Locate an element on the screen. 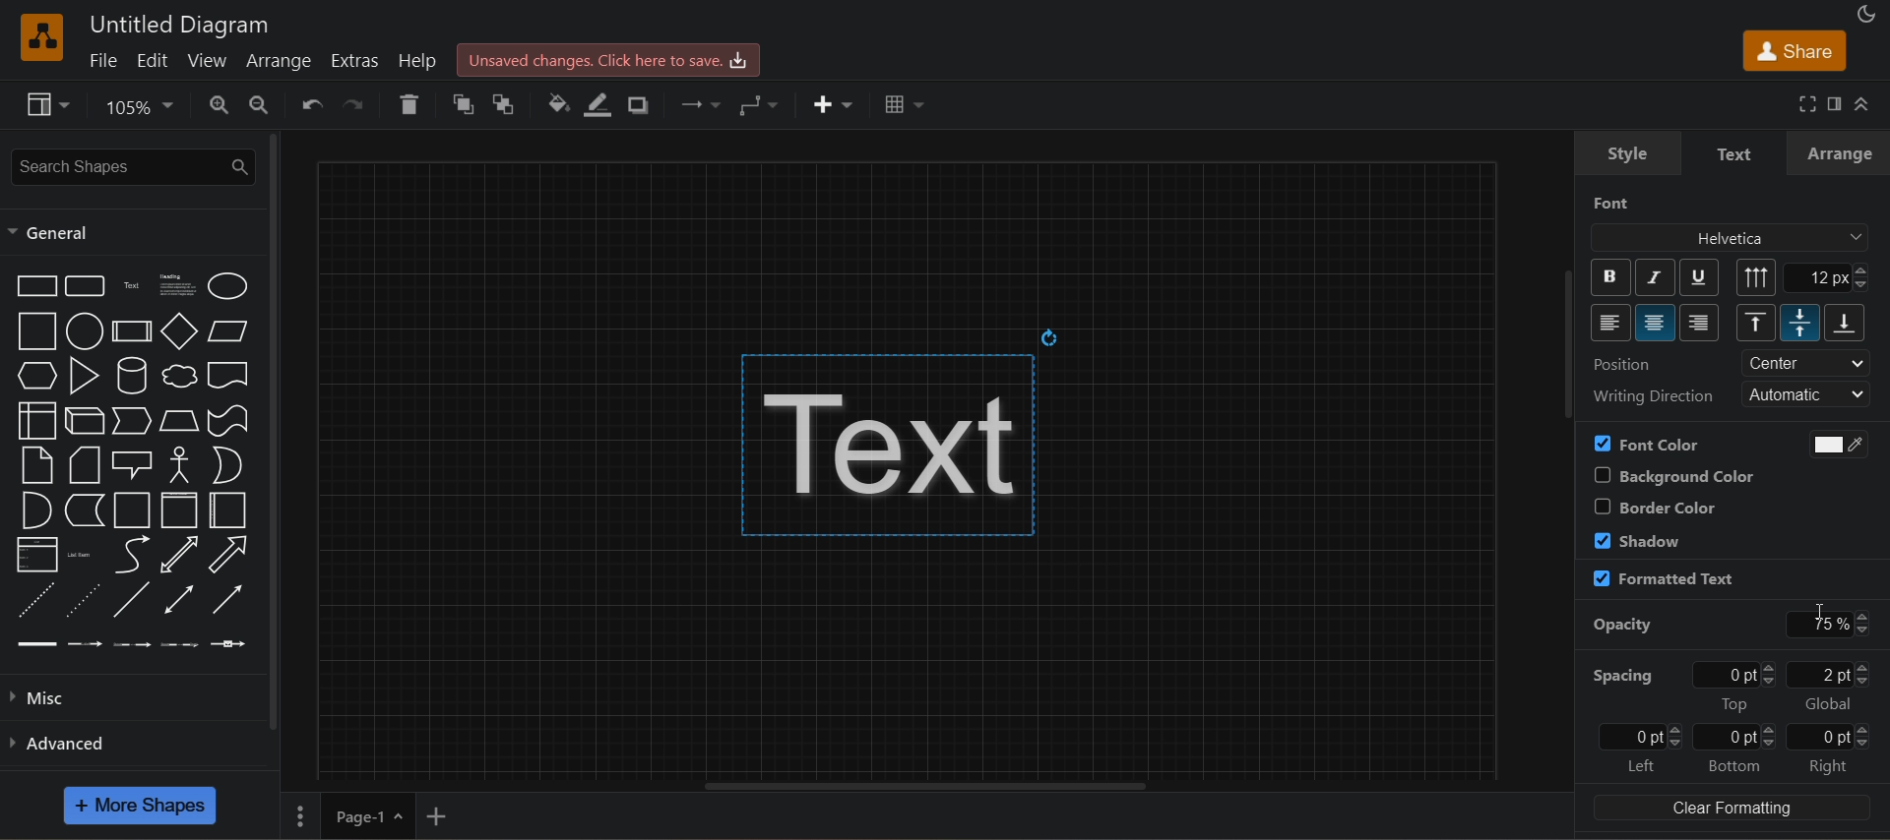  right is located at coordinates (1700, 323).